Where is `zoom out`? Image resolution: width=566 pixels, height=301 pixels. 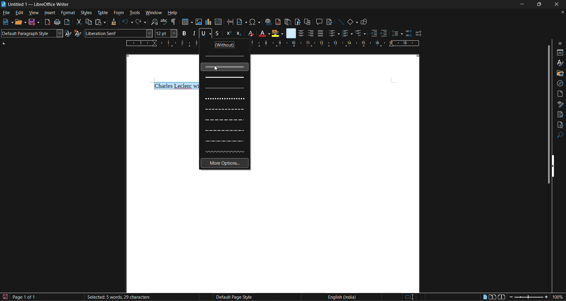 zoom out is located at coordinates (509, 297).